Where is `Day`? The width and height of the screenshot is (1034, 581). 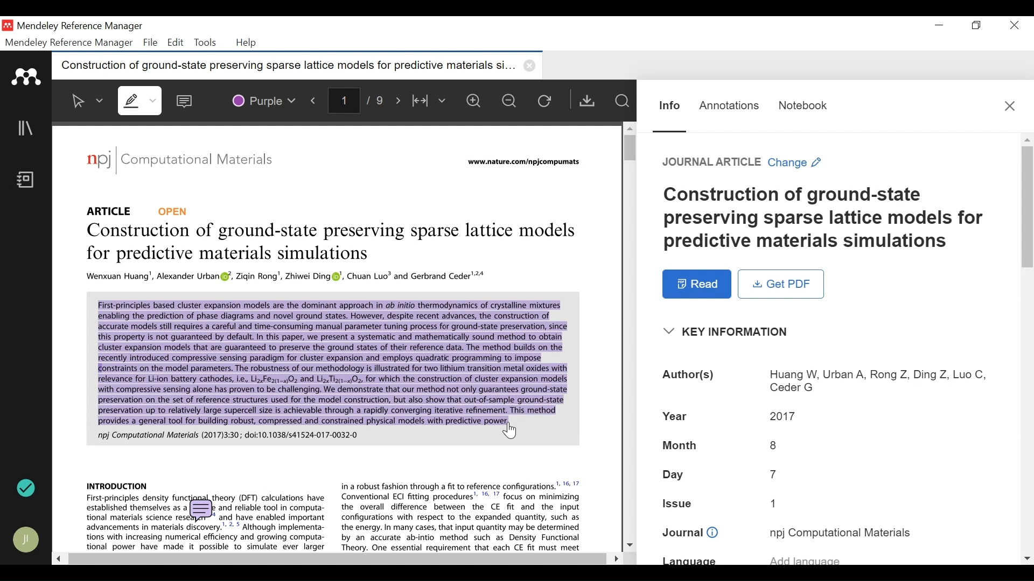
Day is located at coordinates (774, 474).